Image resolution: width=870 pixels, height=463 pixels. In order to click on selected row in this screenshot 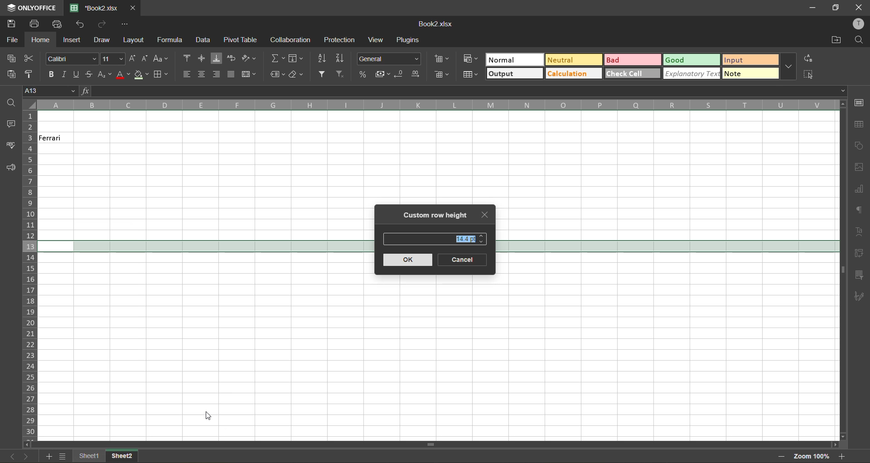, I will do `click(205, 247)`.